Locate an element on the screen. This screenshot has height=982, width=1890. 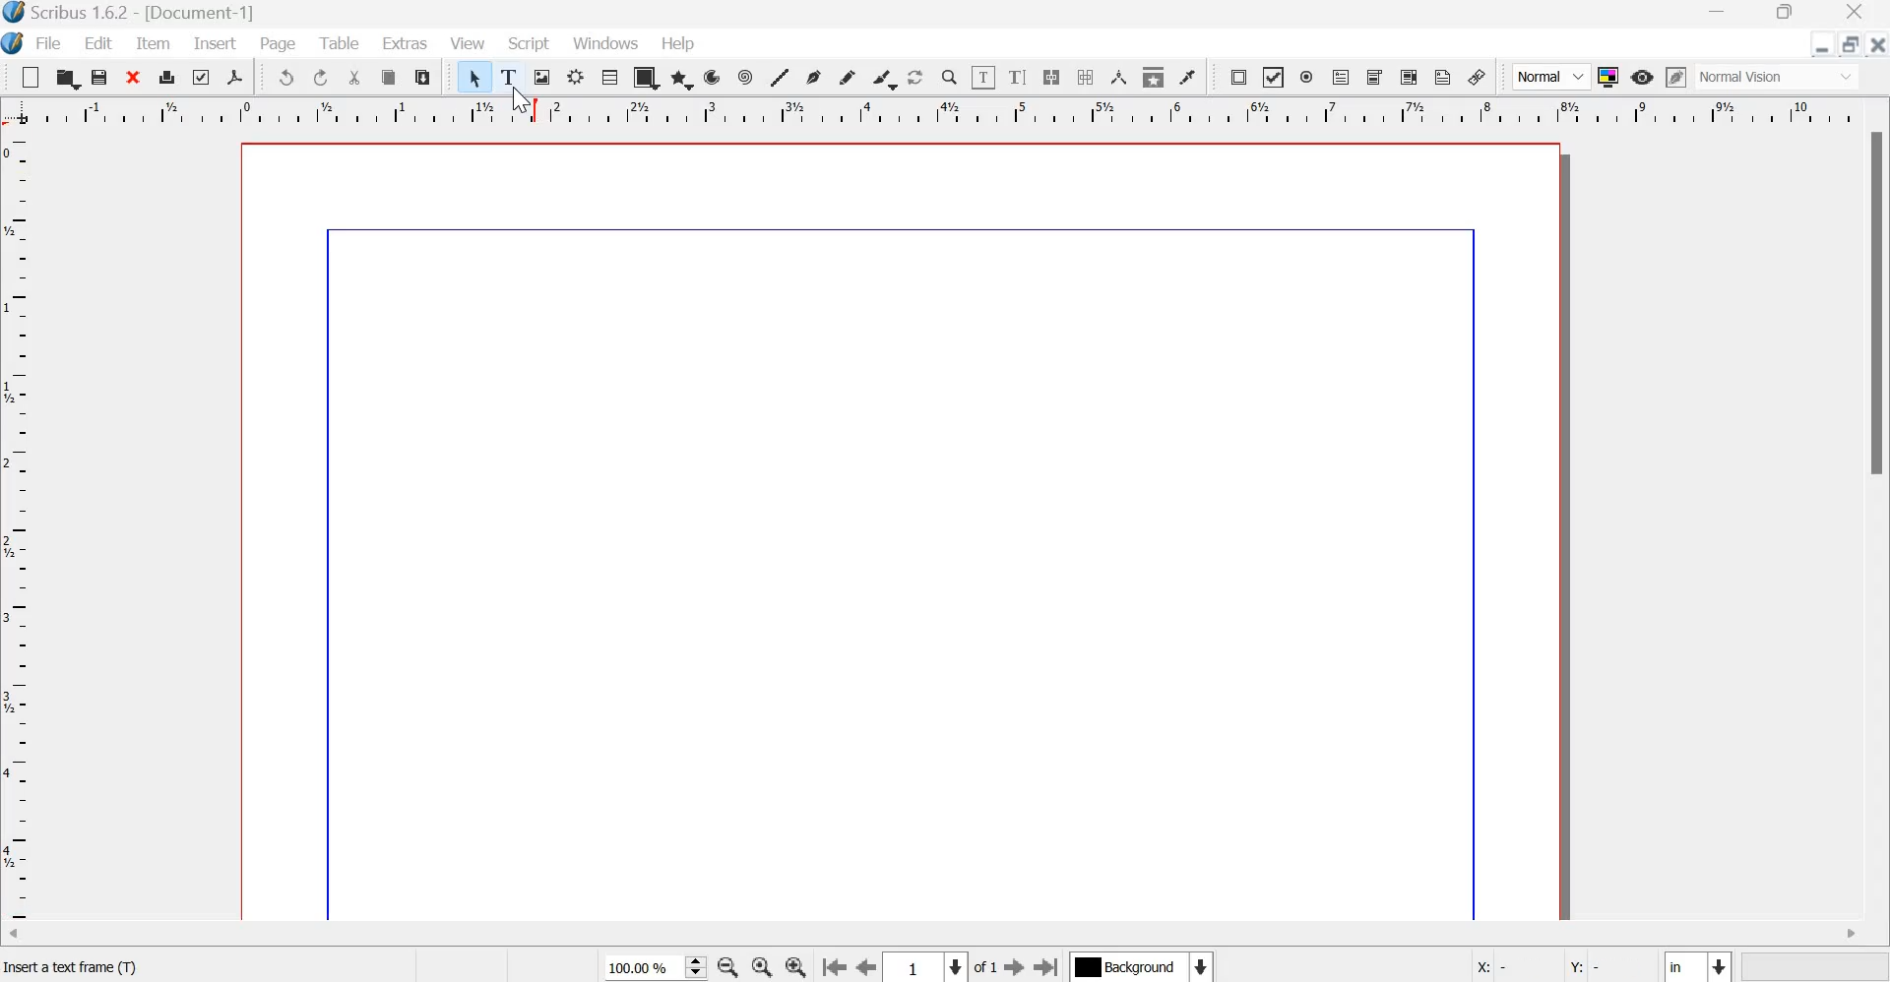
View is located at coordinates (468, 43).